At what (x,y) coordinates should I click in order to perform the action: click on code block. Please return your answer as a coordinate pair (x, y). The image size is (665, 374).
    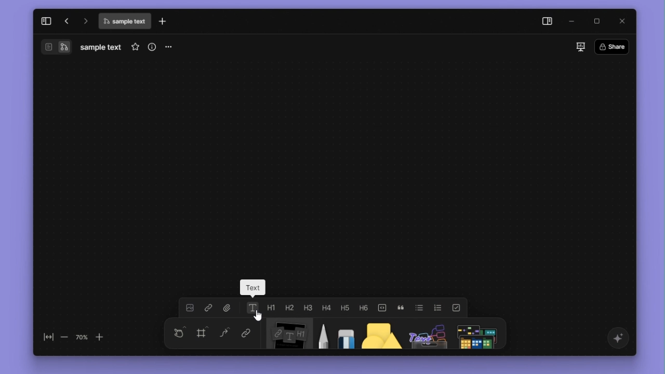
    Looking at the image, I should click on (382, 306).